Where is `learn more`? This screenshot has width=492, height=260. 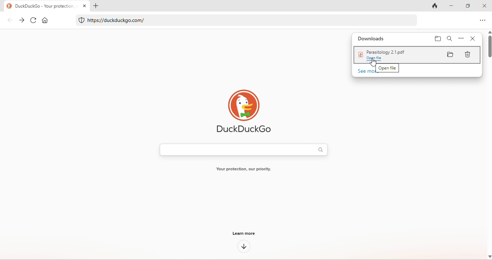
learn more is located at coordinates (244, 233).